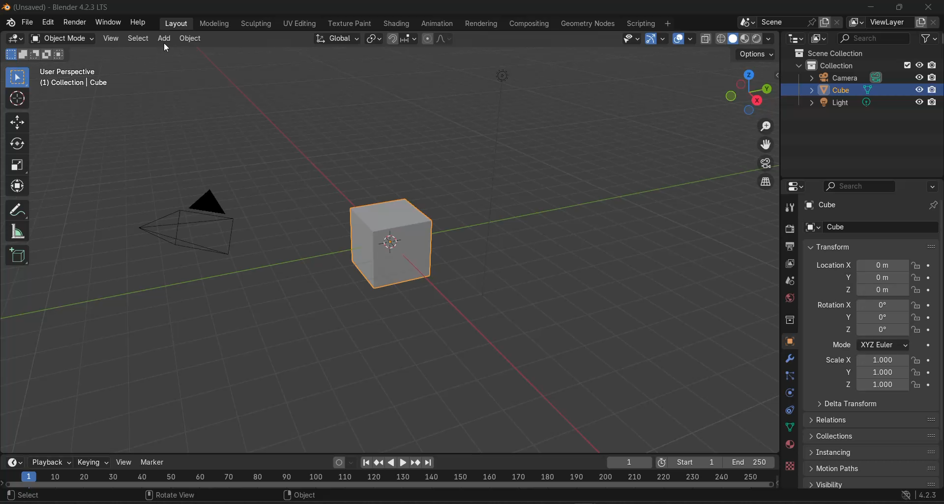 The image size is (944, 504). What do you see at coordinates (62, 38) in the screenshot?
I see `set the object interaction mode` at bounding box center [62, 38].